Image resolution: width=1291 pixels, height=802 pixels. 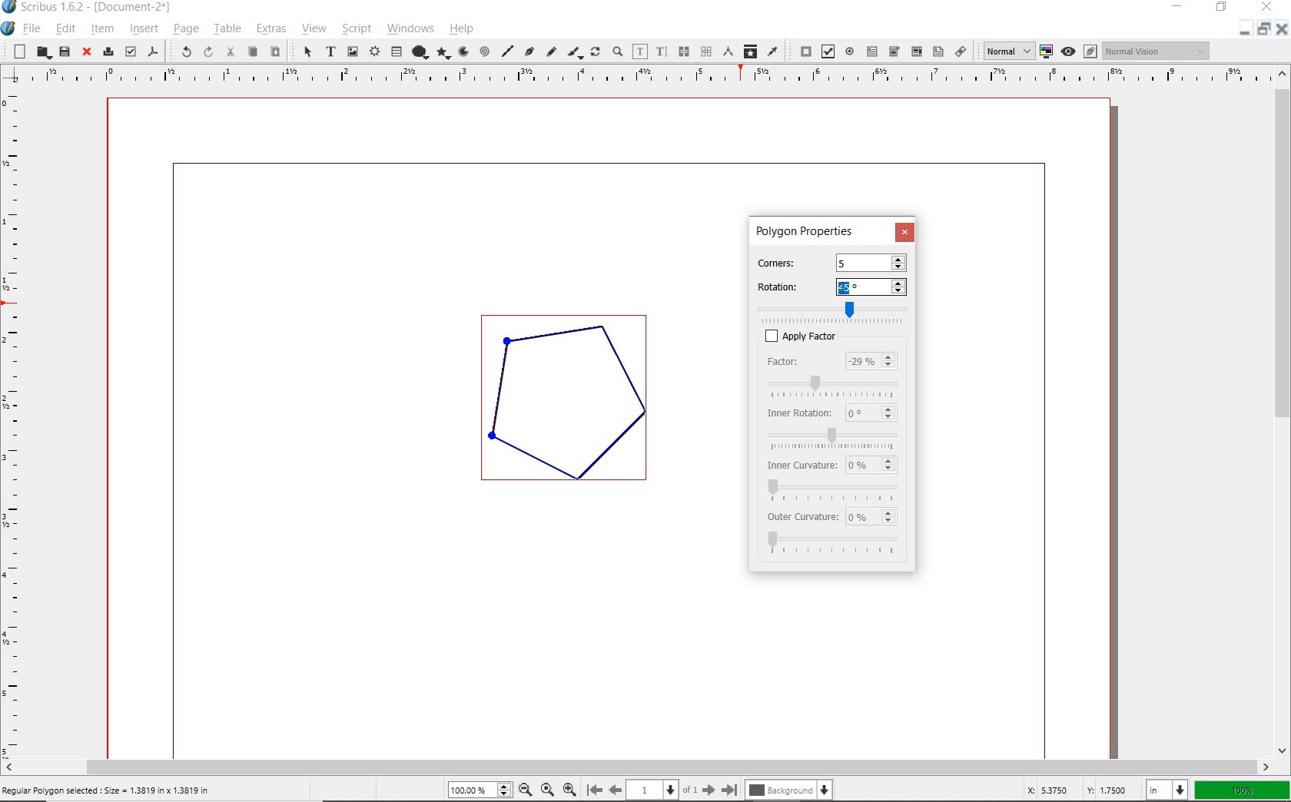 I want to click on edit, so click(x=65, y=28).